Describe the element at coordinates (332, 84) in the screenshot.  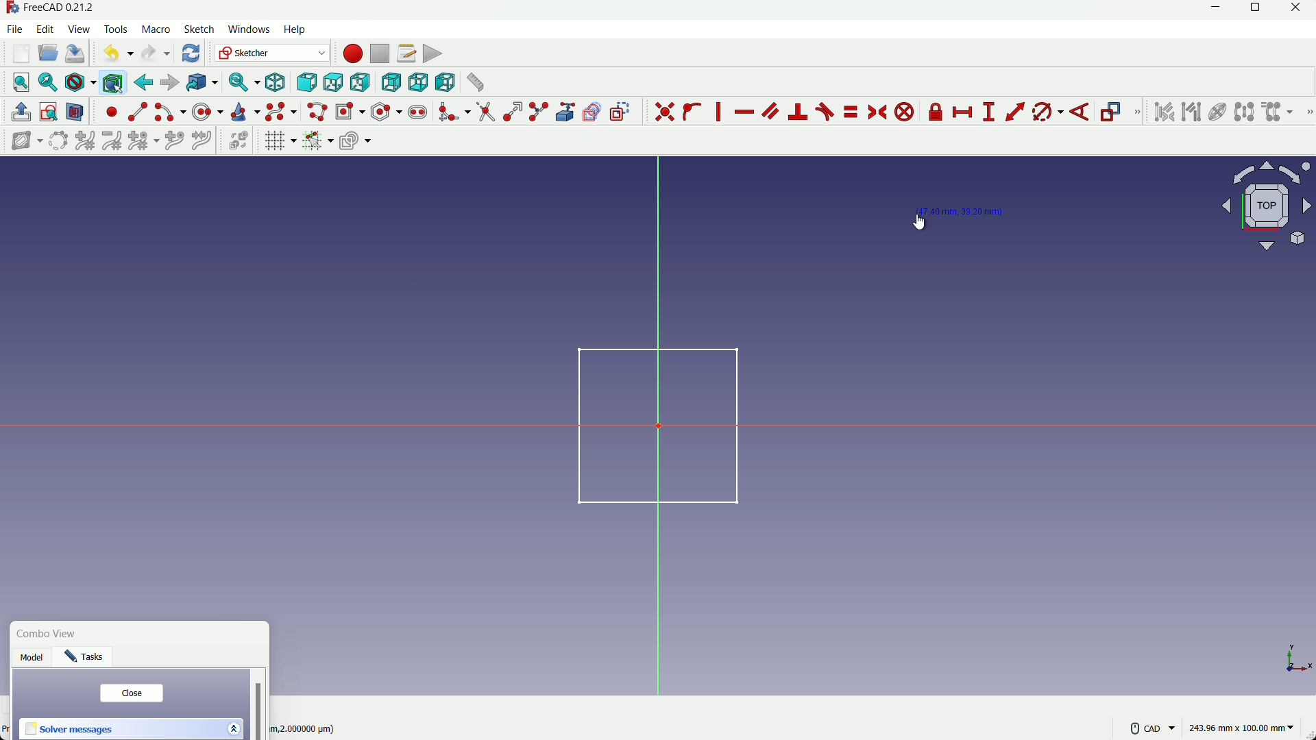
I see `top view` at that location.